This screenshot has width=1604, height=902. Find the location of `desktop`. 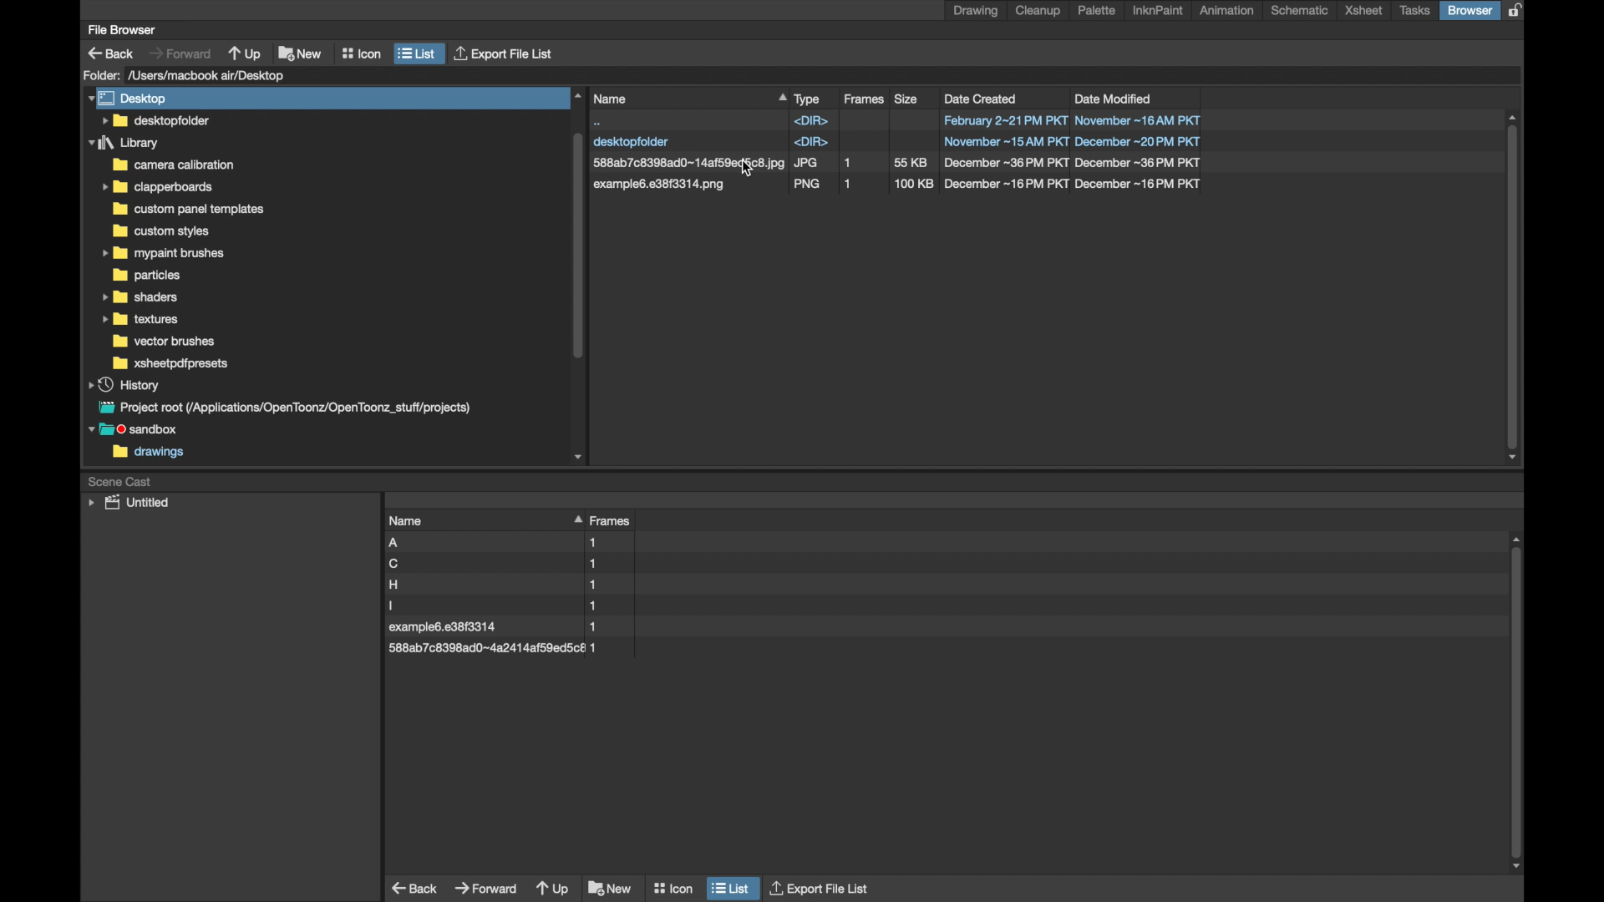

desktop is located at coordinates (130, 98).